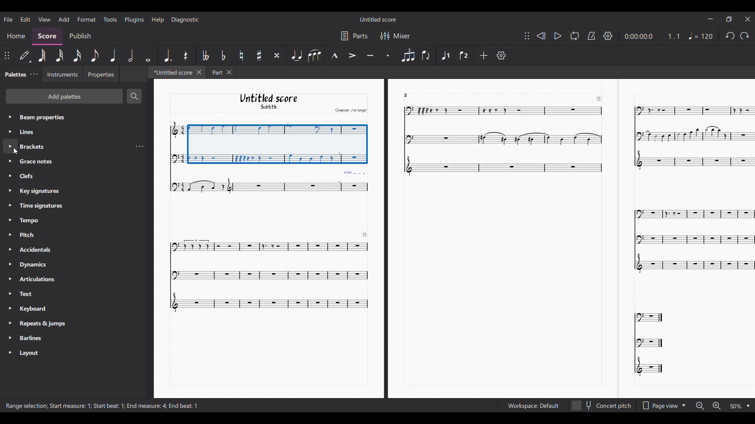  Describe the element at coordinates (139, 146) in the screenshot. I see `options` at that location.